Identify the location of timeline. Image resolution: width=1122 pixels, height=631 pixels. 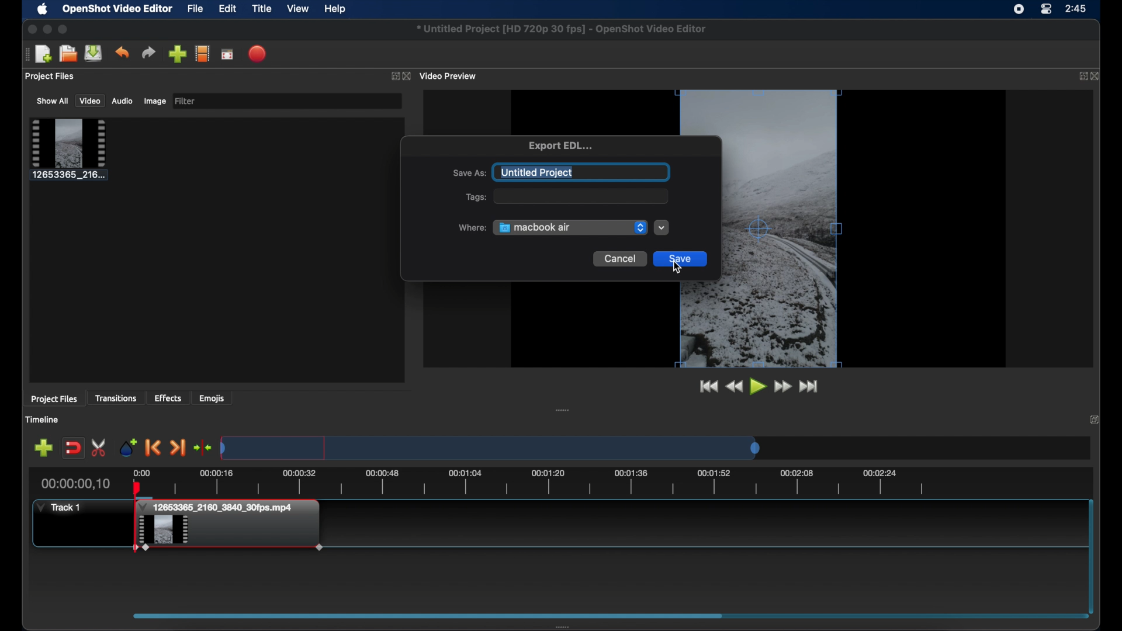
(44, 419).